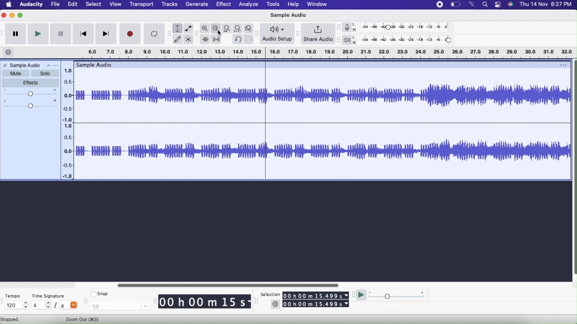  I want to click on Playback speed, so click(397, 295).